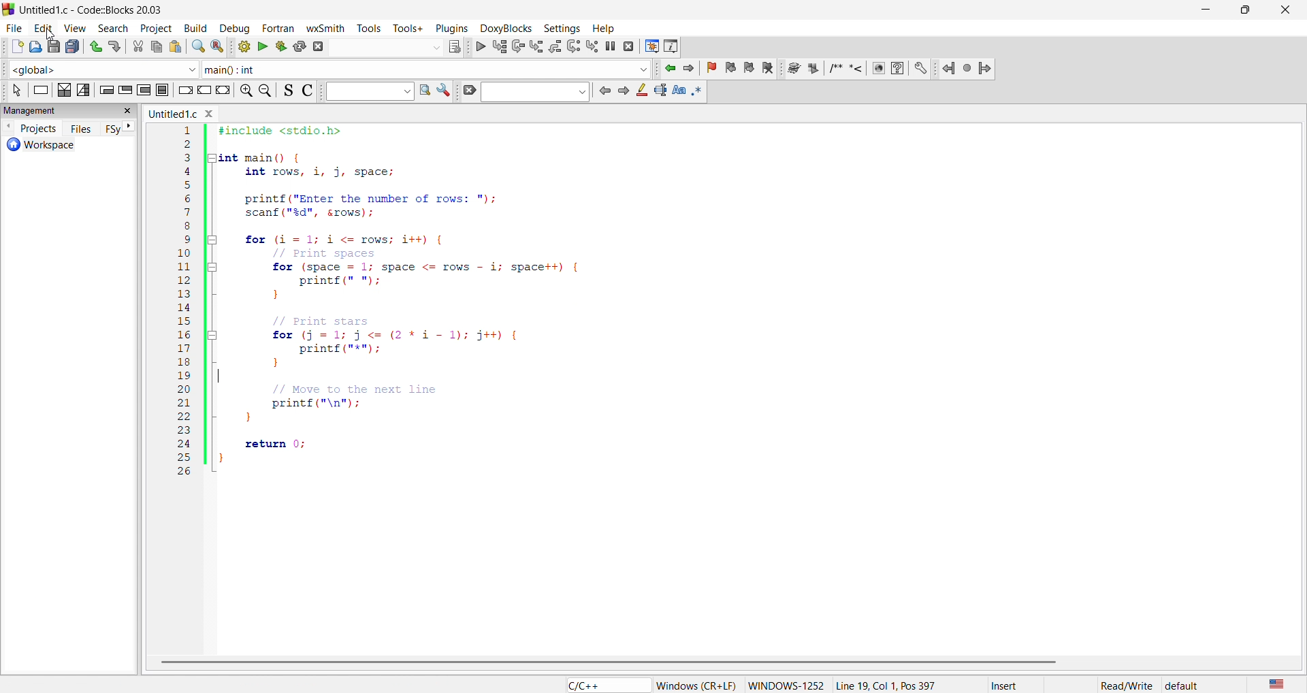 The height and width of the screenshot is (693, 1307). What do you see at coordinates (12, 48) in the screenshot?
I see `new file` at bounding box center [12, 48].